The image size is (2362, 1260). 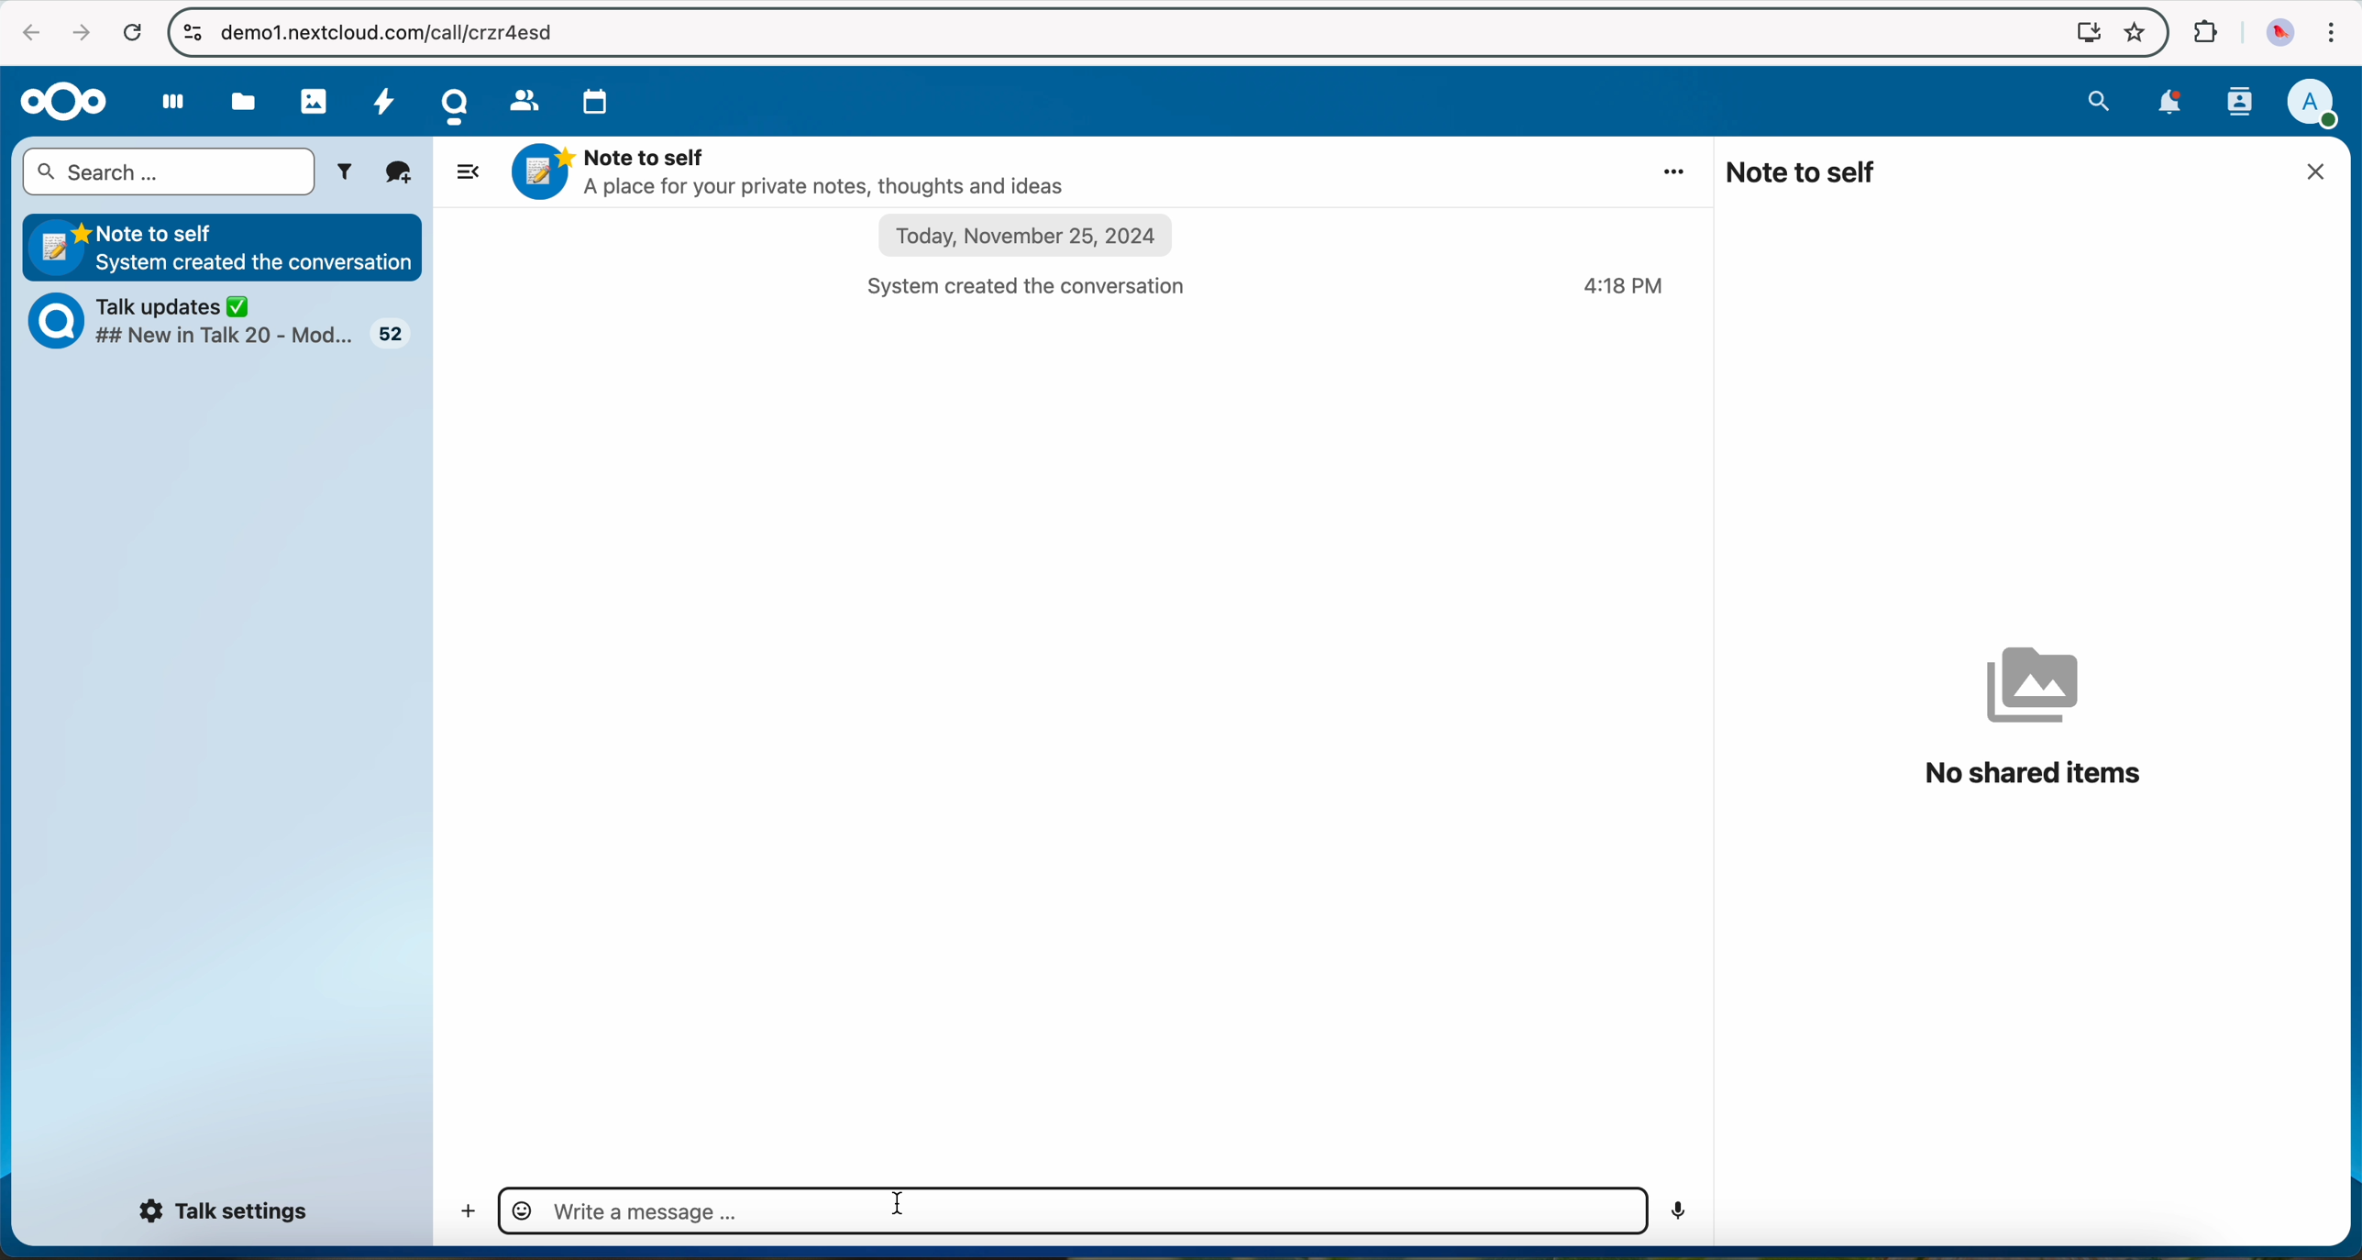 What do you see at coordinates (225, 245) in the screenshot?
I see `Note to self` at bounding box center [225, 245].